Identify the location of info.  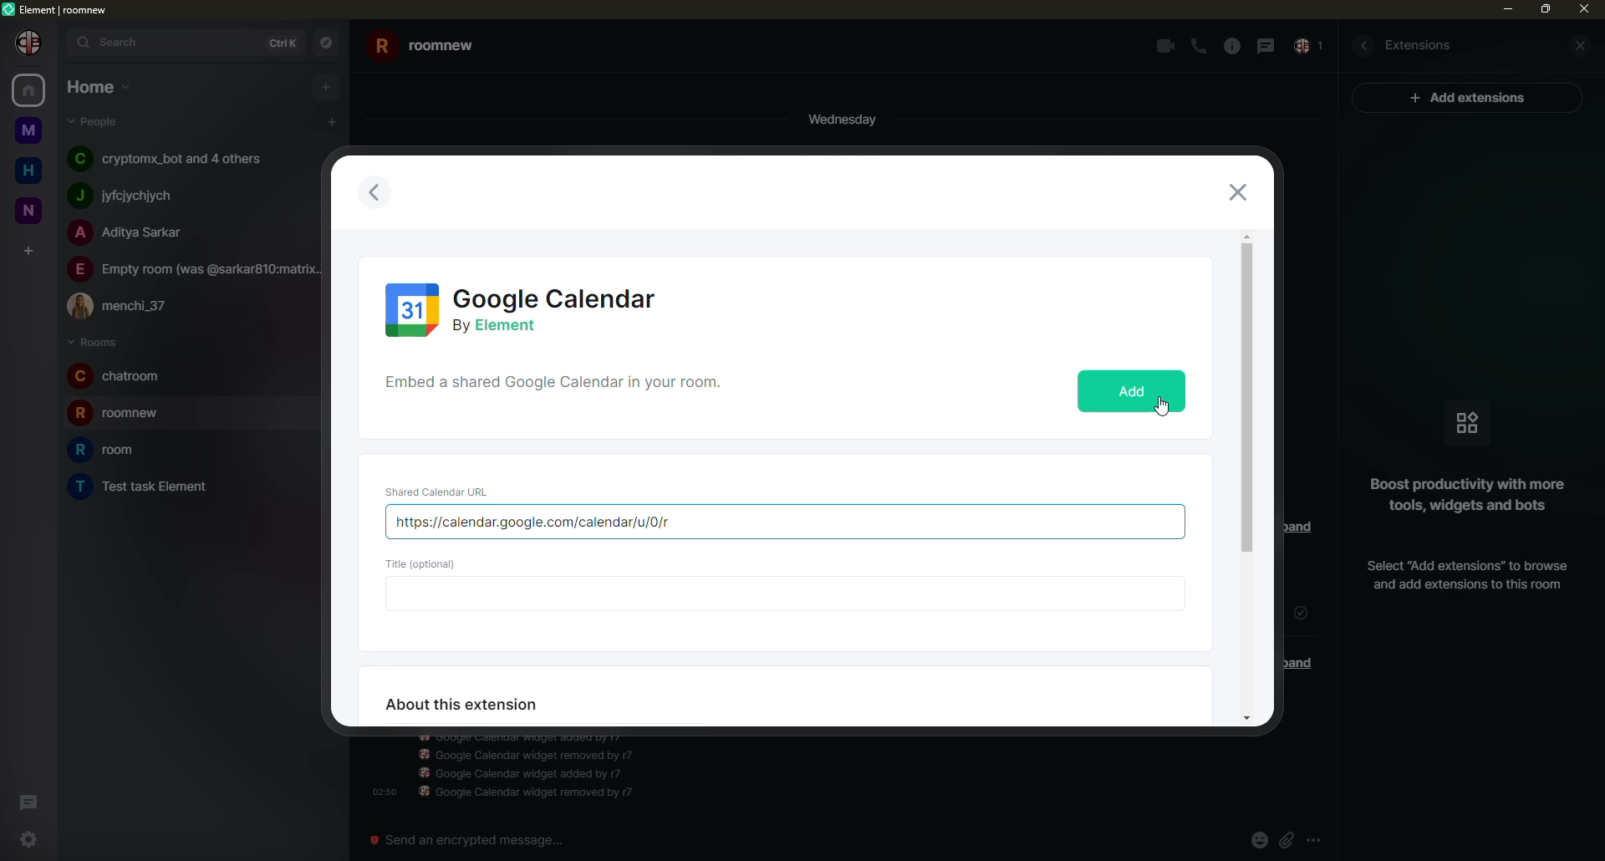
(1233, 47).